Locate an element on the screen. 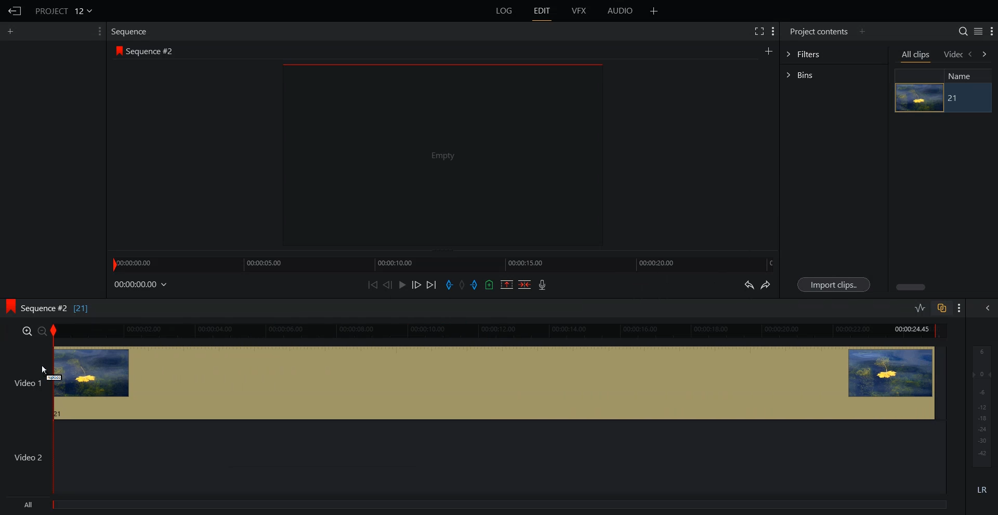 The width and height of the screenshot is (998, 515). Create Sequence is located at coordinates (768, 51).